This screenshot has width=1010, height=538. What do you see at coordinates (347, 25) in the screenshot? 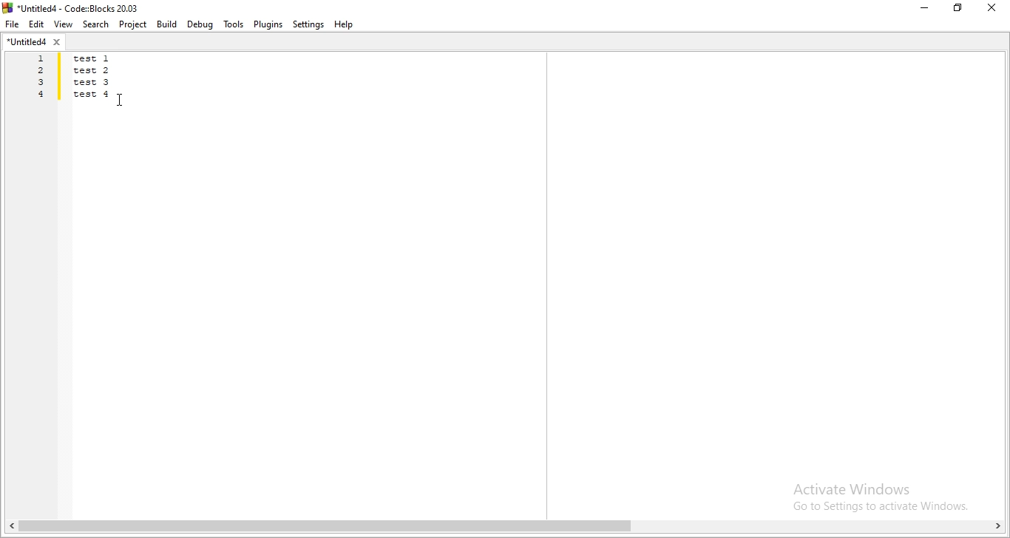
I see `Help` at bounding box center [347, 25].